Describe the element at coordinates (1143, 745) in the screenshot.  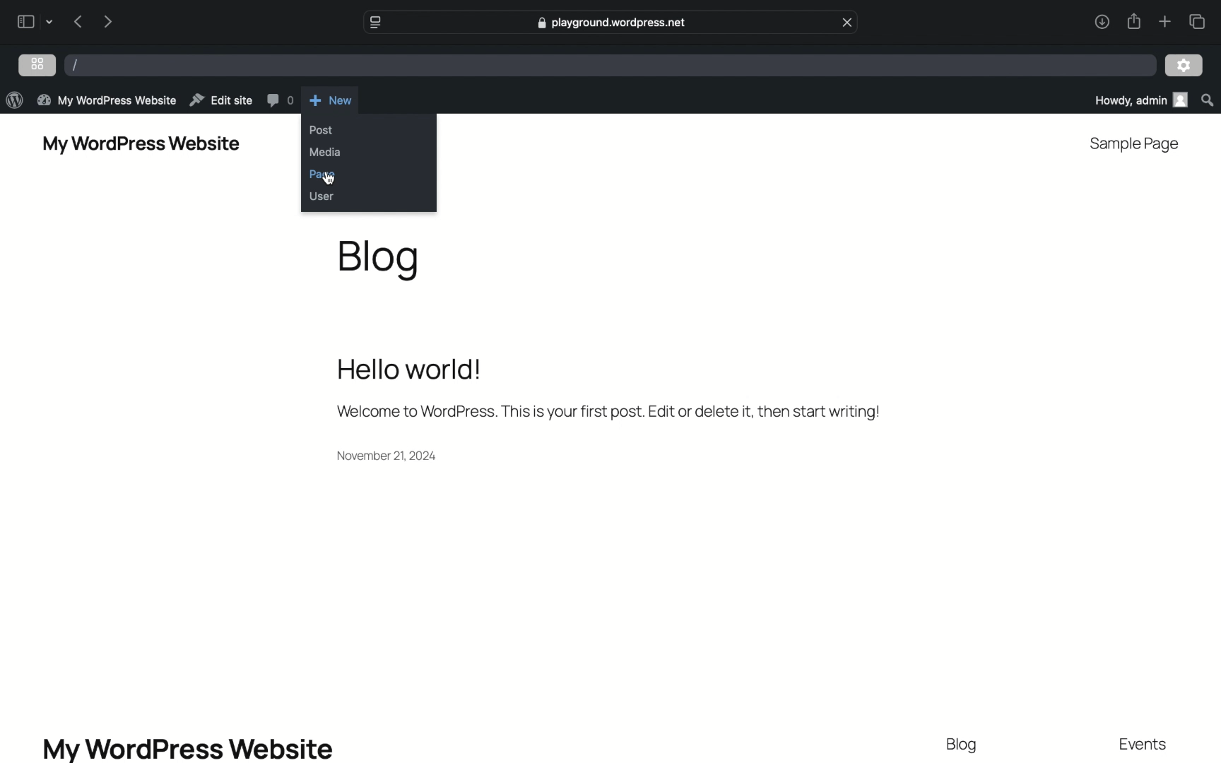
I see `events` at that location.